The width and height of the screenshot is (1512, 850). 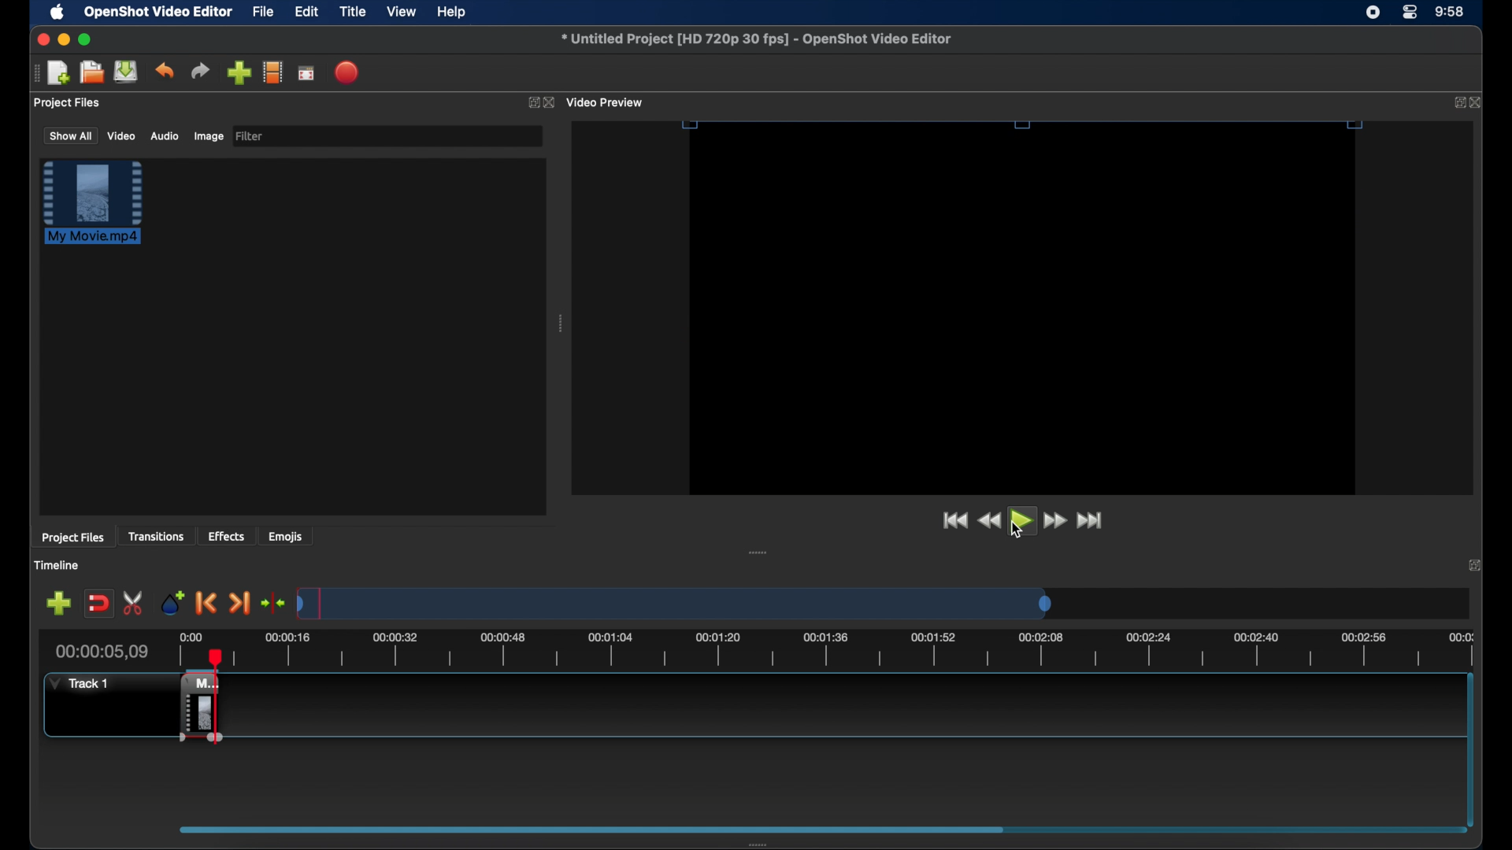 I want to click on timeline scale, so click(x=854, y=650).